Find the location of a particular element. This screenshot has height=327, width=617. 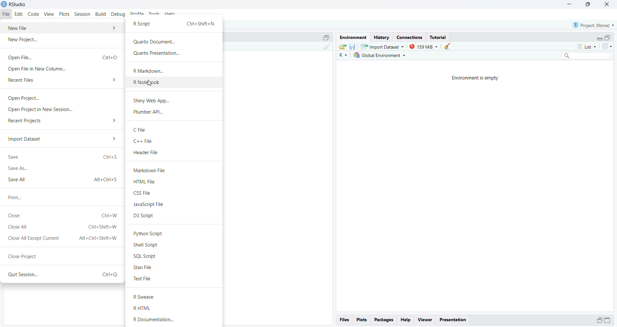

HTML File is located at coordinates (145, 182).